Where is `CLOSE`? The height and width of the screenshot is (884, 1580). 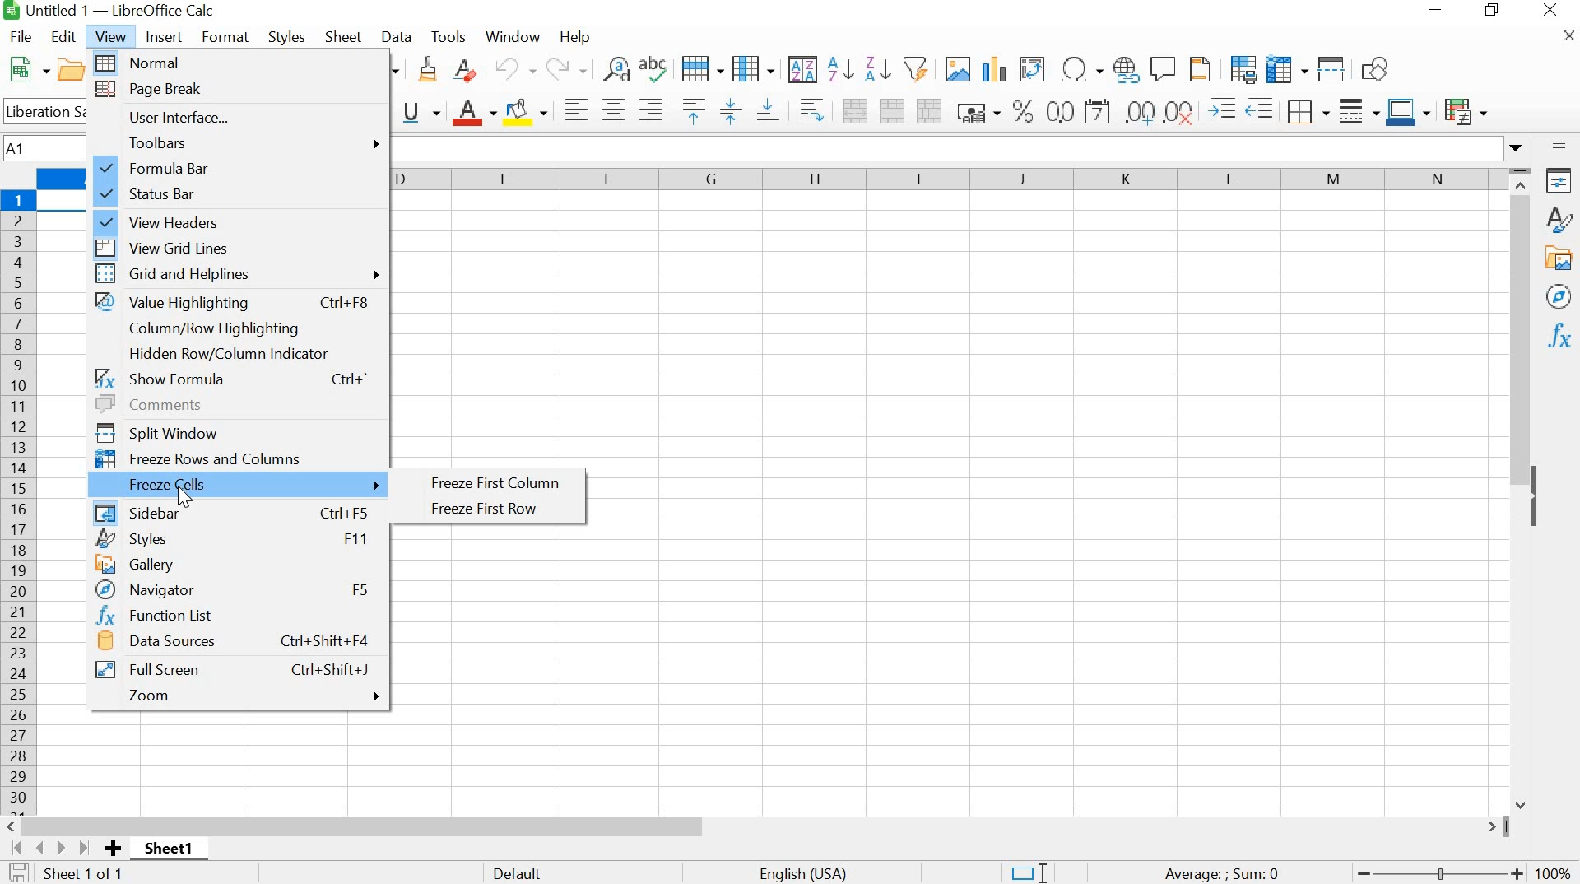
CLOSE is located at coordinates (1566, 40).